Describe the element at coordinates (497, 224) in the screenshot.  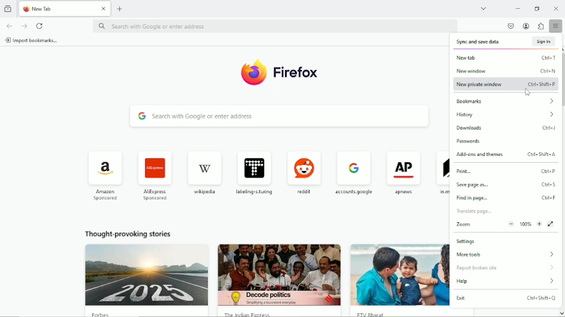
I see `zoom` at that location.